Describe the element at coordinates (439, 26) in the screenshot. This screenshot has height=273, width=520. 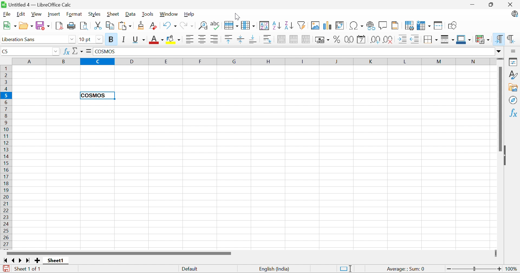
I see `Split Window` at that location.